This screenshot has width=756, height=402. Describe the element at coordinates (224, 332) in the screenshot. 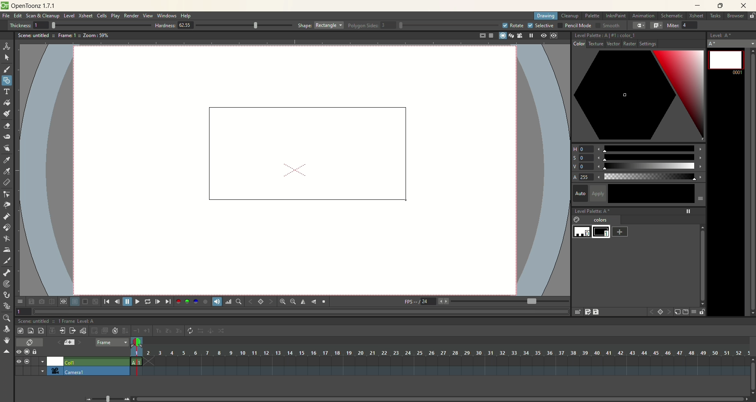

I see `random` at that location.